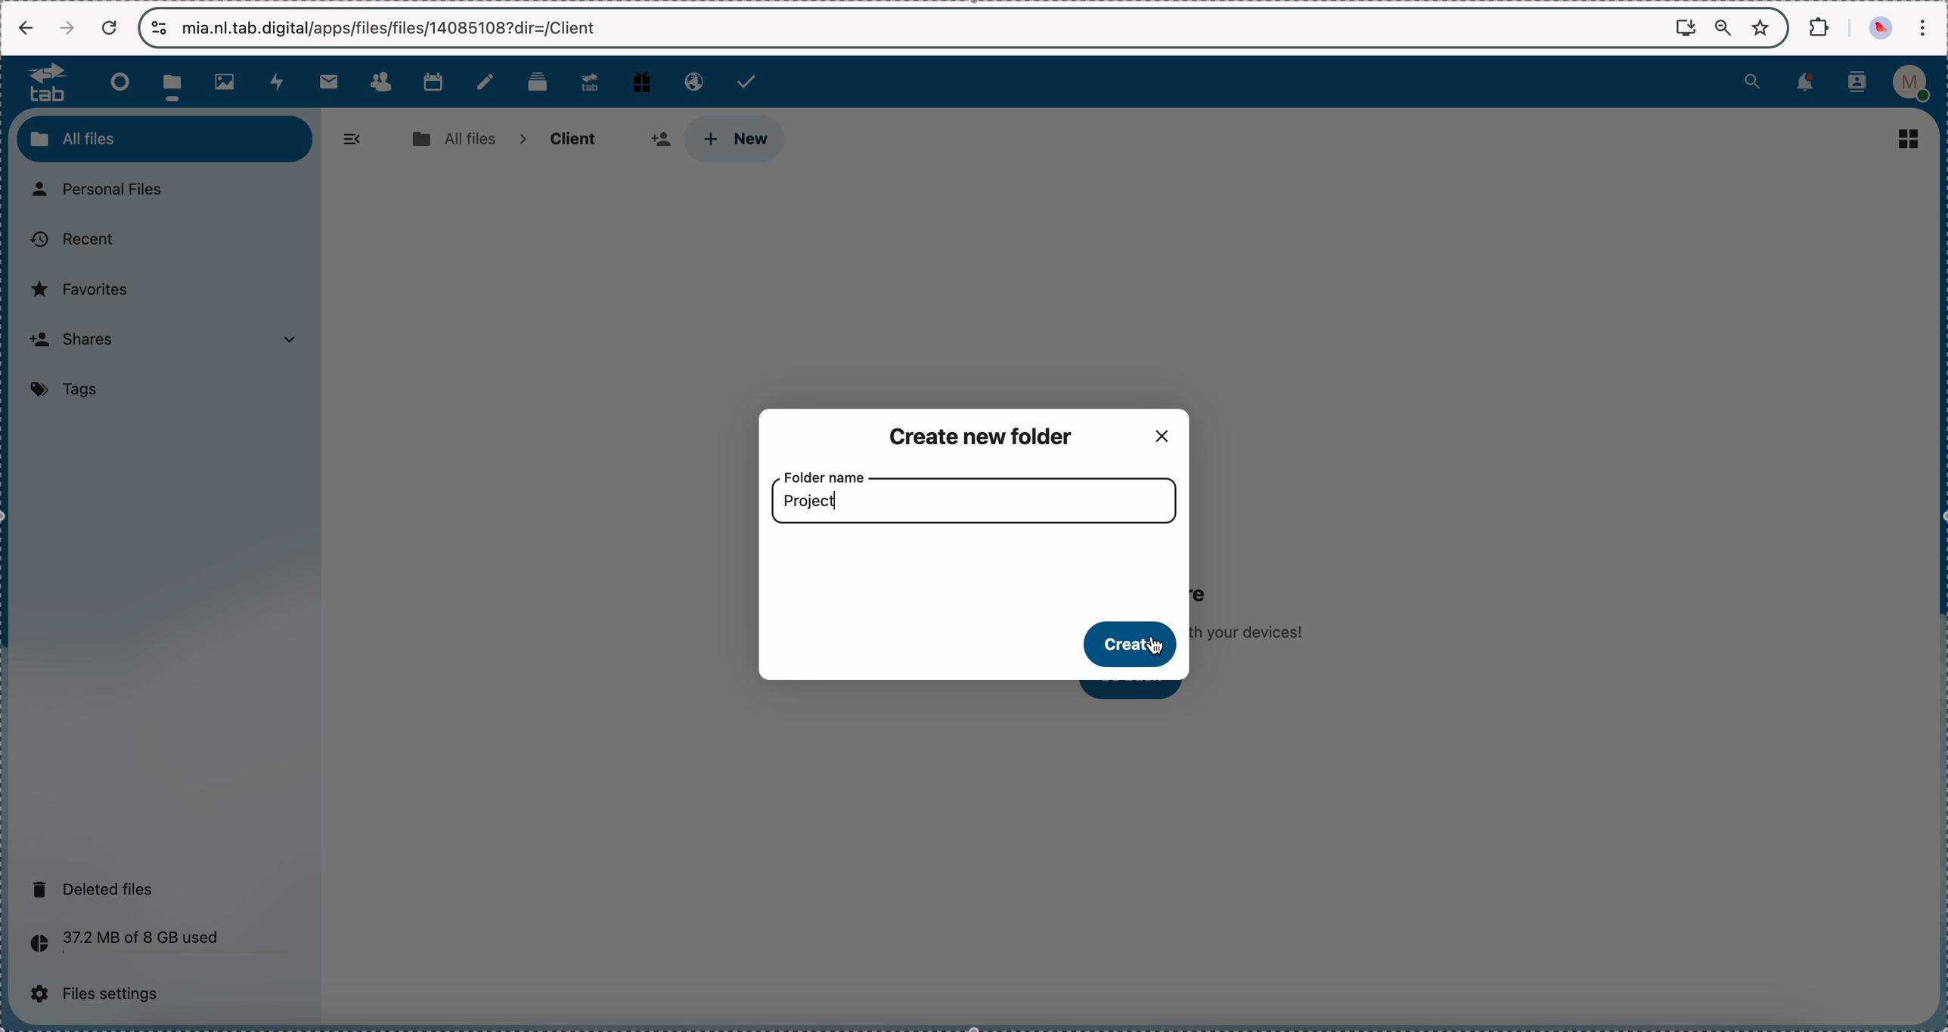  What do you see at coordinates (1922, 27) in the screenshot?
I see `customize and control Google Chrome` at bounding box center [1922, 27].